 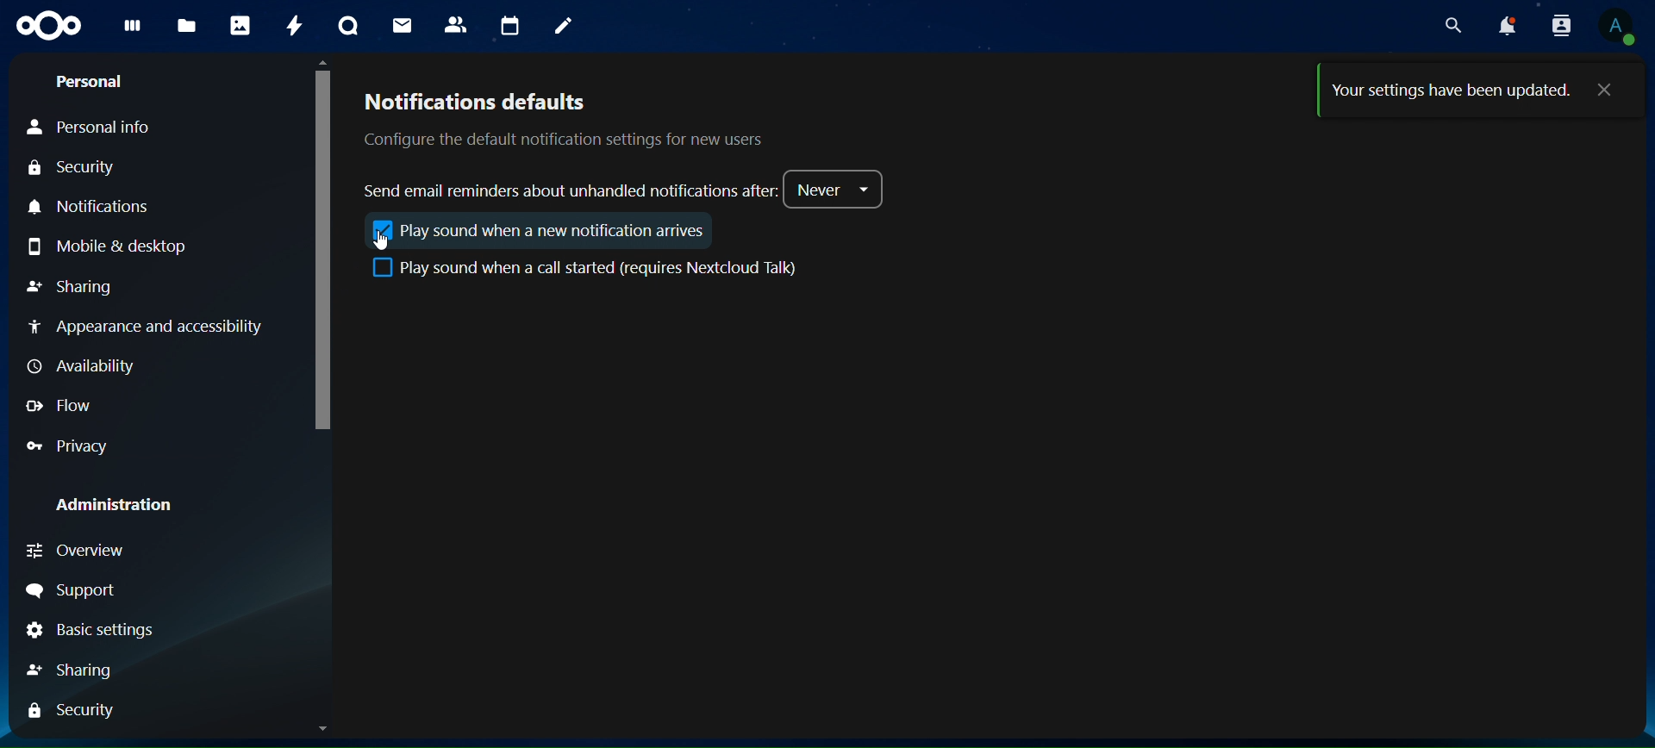 What do you see at coordinates (1619, 27) in the screenshot?
I see `View Profile` at bounding box center [1619, 27].